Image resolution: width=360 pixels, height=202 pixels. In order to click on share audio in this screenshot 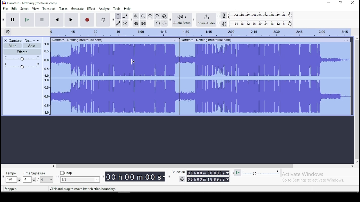, I will do `click(206, 20)`.